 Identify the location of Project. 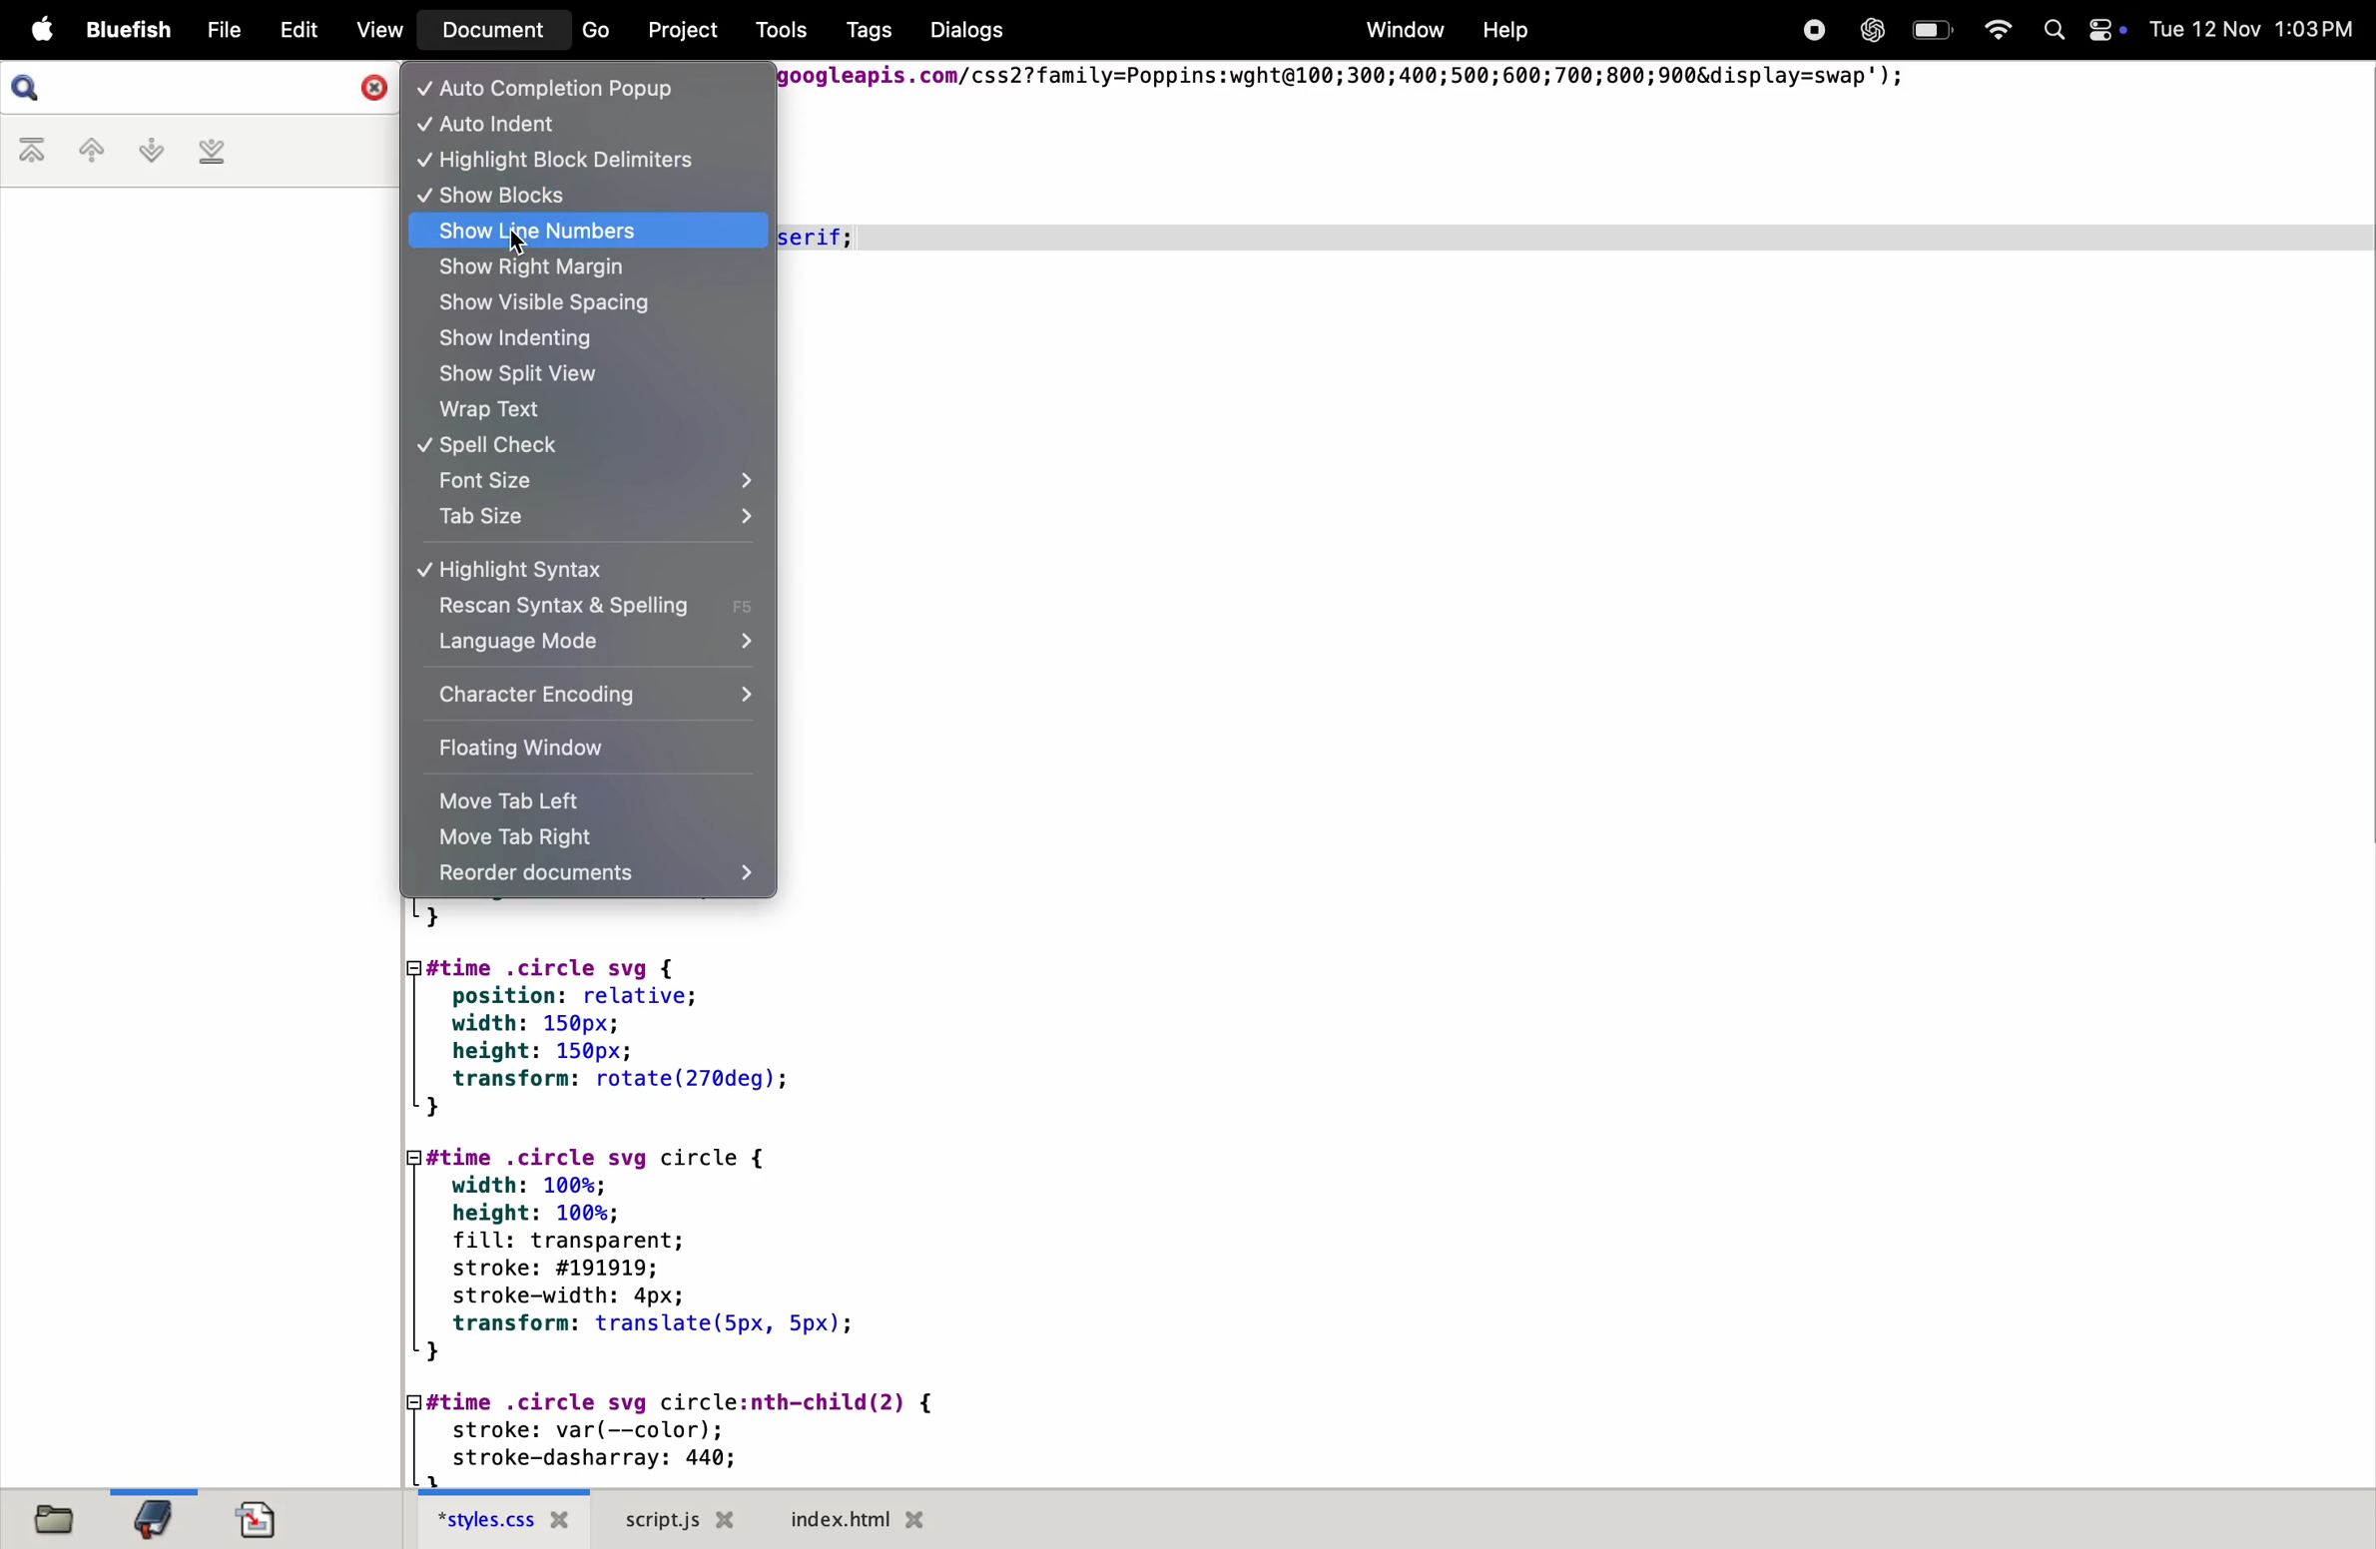
(687, 29).